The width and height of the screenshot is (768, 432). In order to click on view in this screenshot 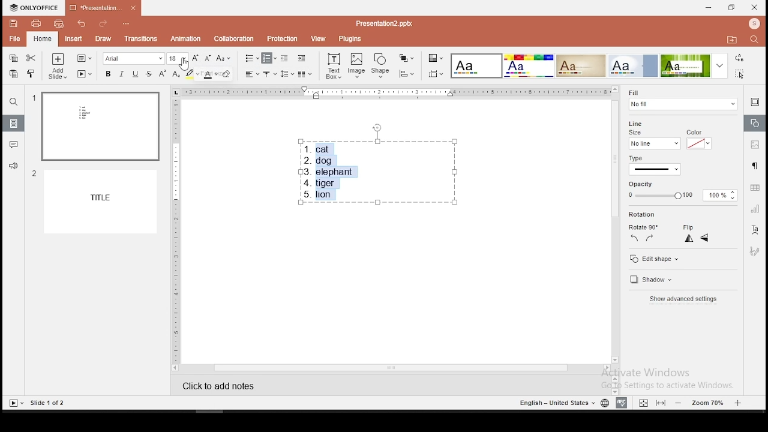, I will do `click(316, 39)`.